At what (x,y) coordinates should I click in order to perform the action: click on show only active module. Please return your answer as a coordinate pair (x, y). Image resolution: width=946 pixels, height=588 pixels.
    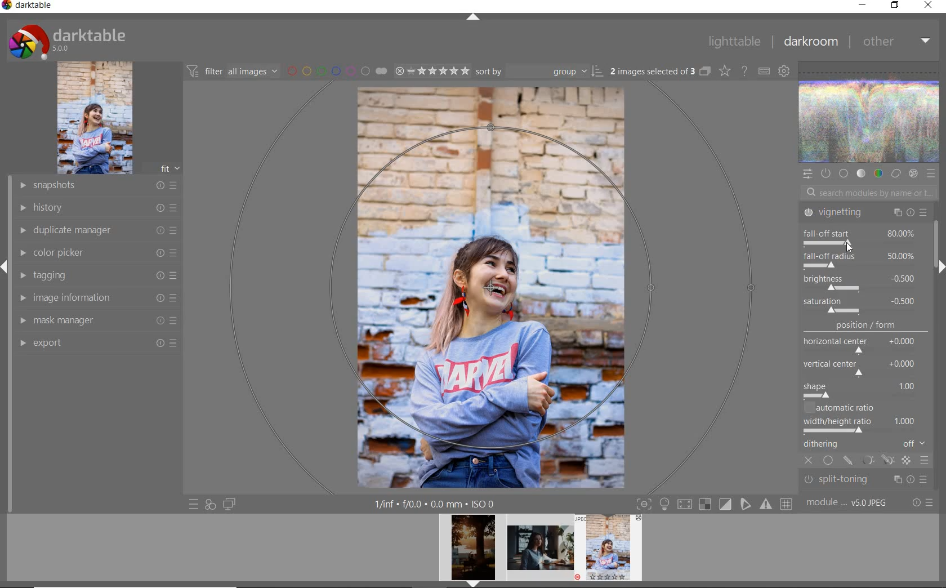
    Looking at the image, I should click on (825, 173).